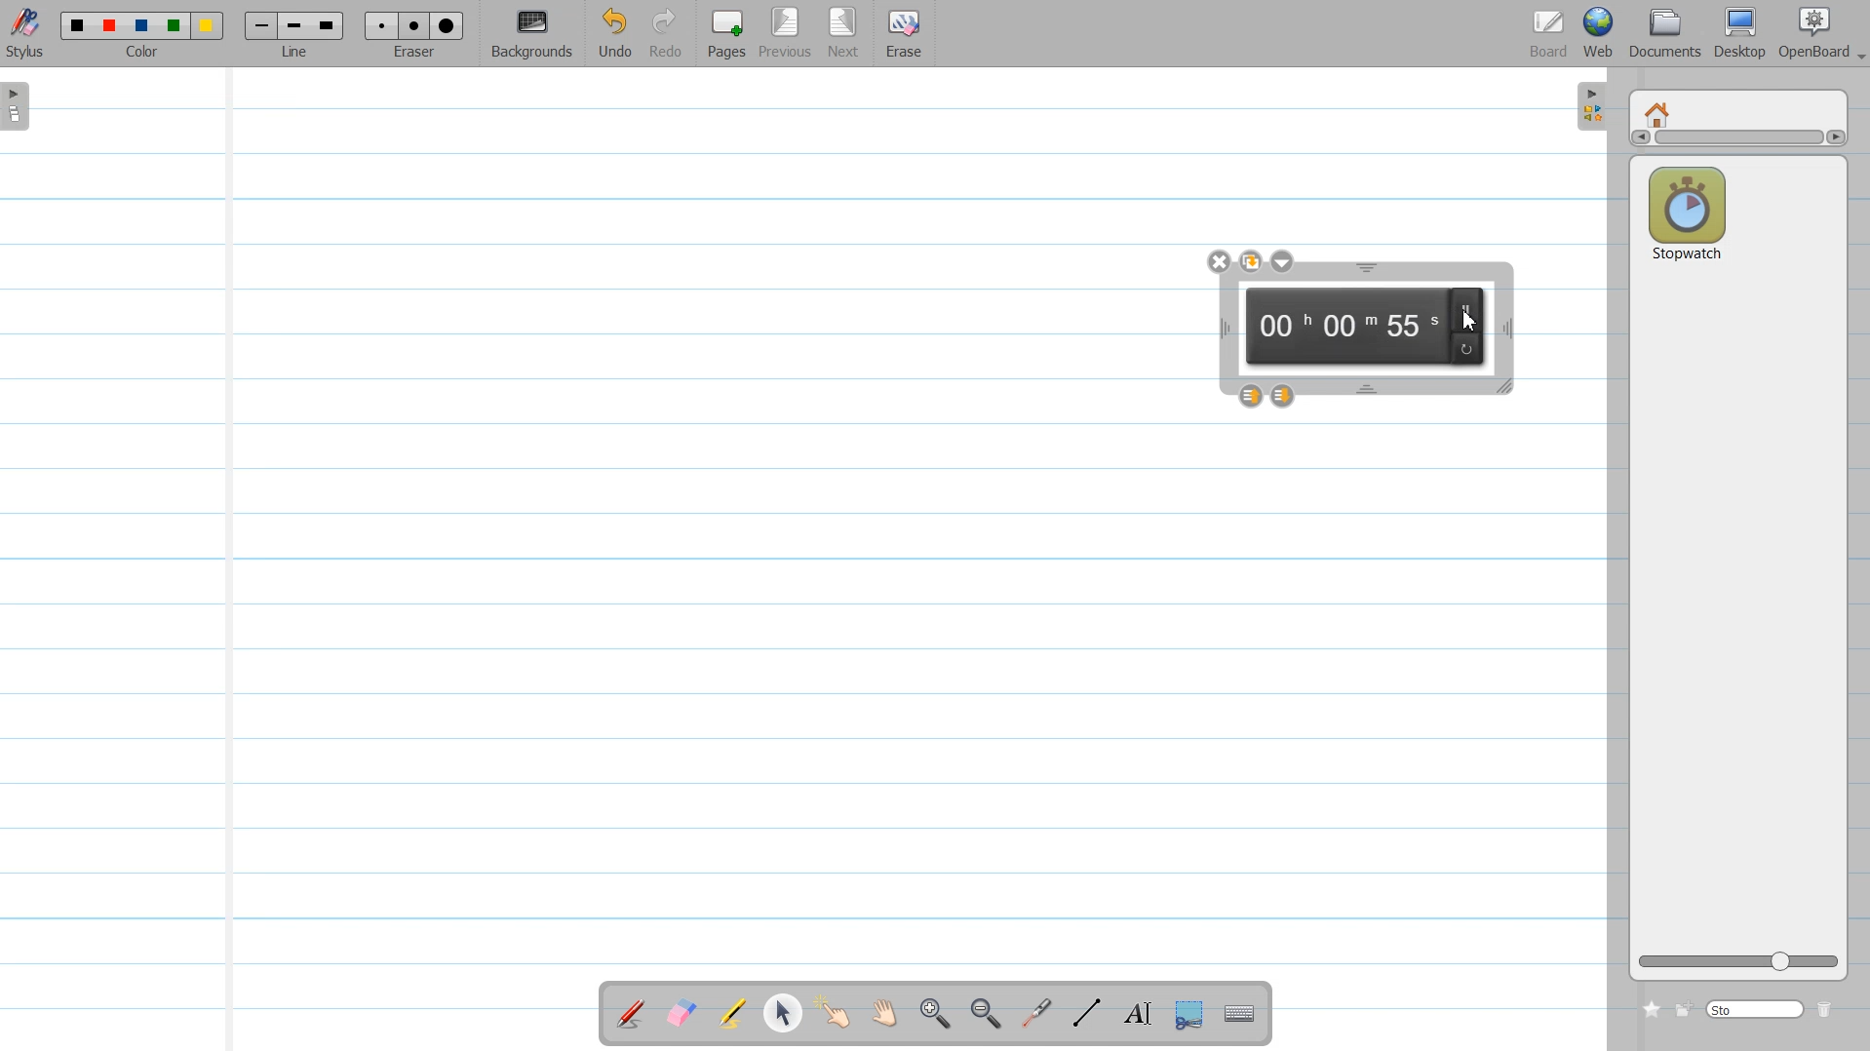  I want to click on Write Text, so click(1136, 1014).